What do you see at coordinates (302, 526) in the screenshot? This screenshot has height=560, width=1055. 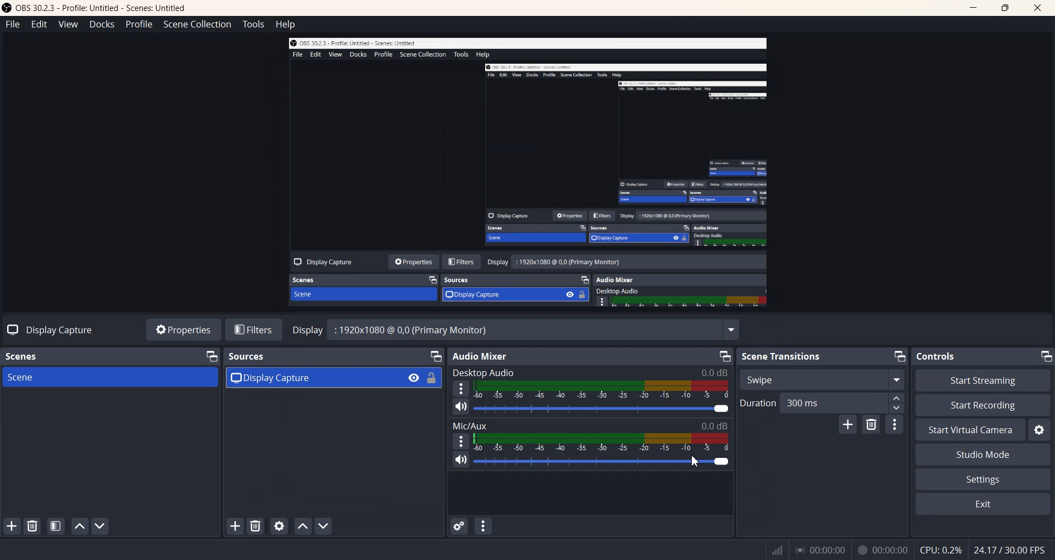 I see `Move Source Up` at bounding box center [302, 526].